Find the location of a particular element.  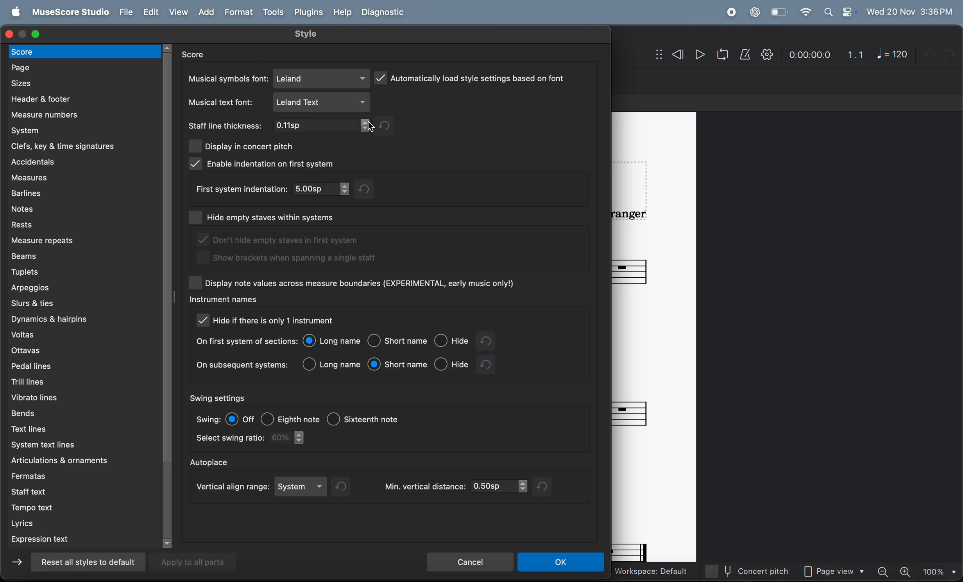

format is located at coordinates (240, 12).